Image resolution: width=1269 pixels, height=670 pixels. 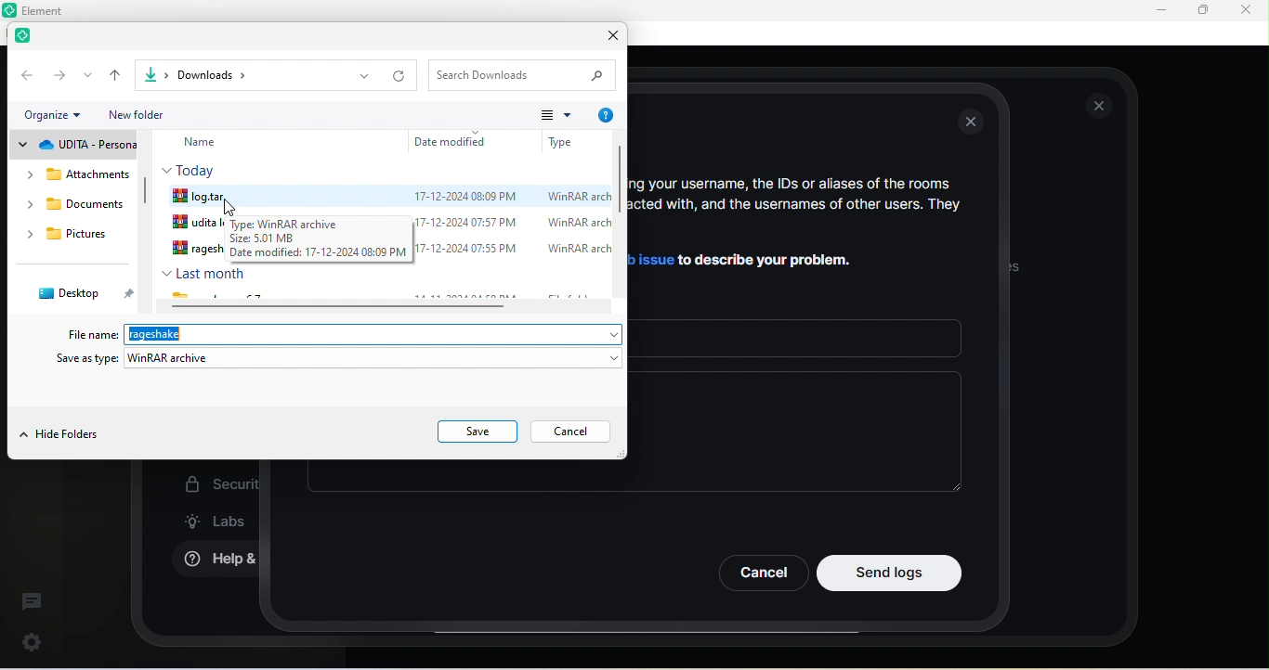 What do you see at coordinates (302, 224) in the screenshot?
I see `Type: WinRAR archive` at bounding box center [302, 224].